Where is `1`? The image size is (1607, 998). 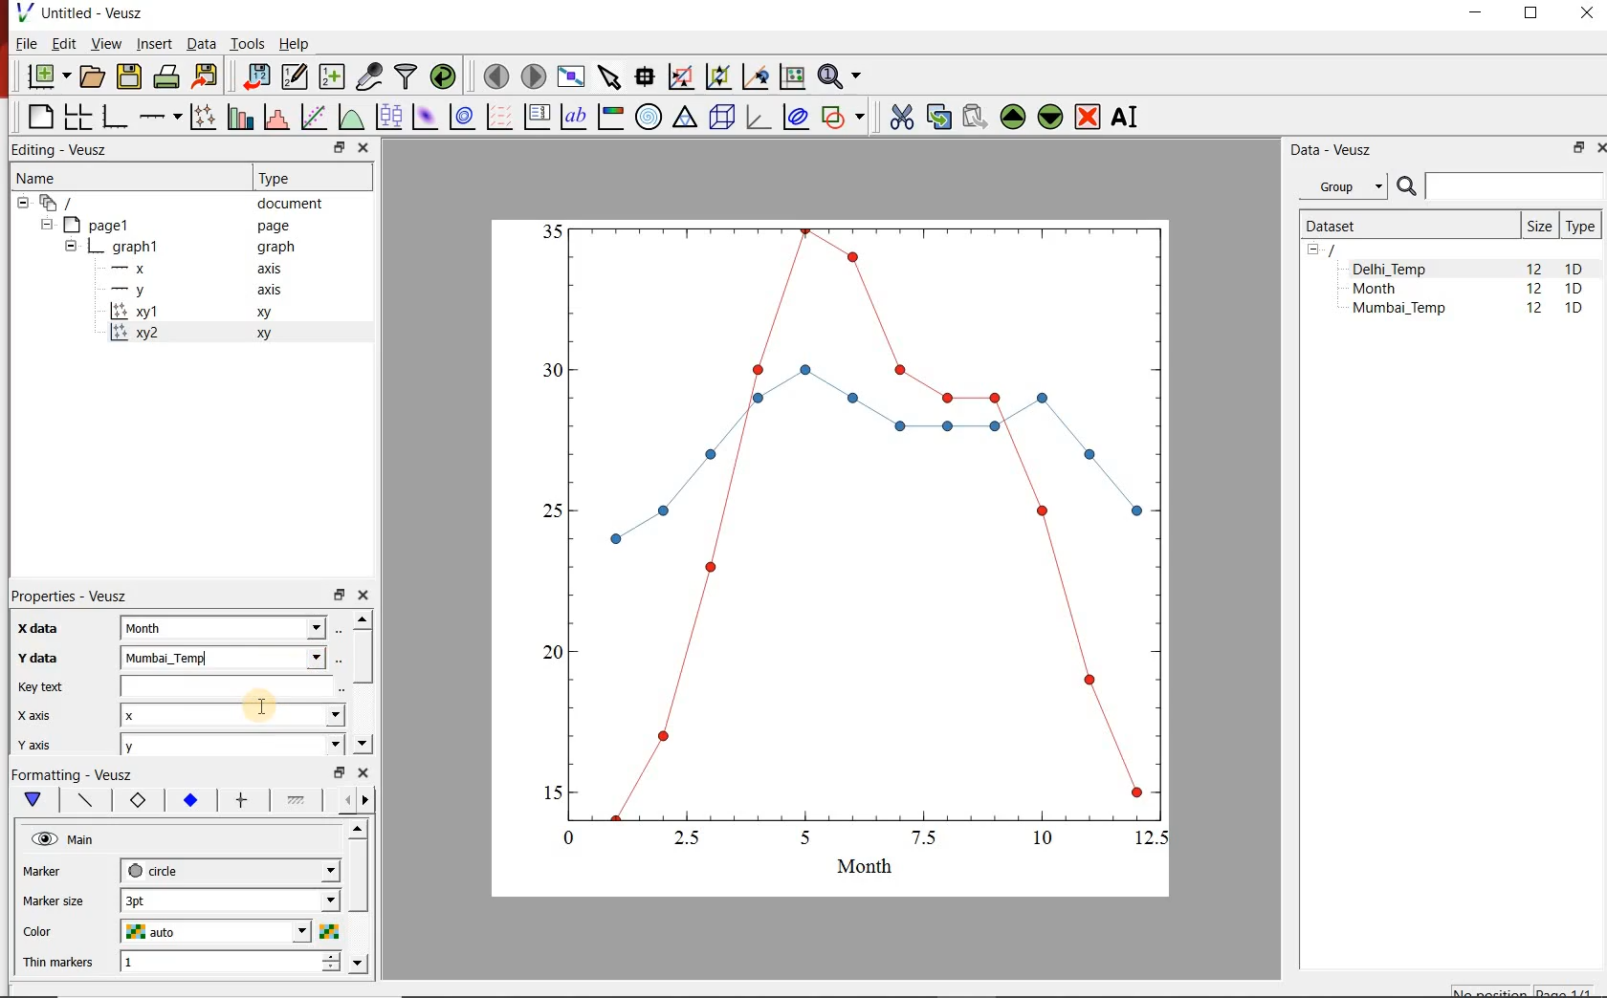
1 is located at coordinates (231, 964).